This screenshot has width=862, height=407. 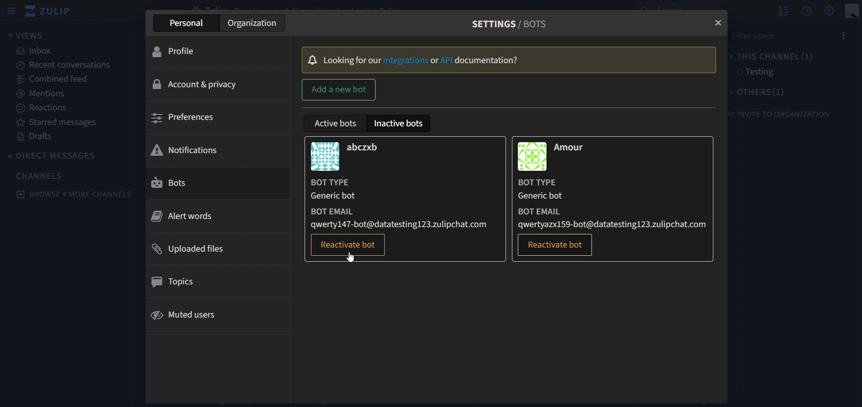 What do you see at coordinates (719, 24) in the screenshot?
I see `close` at bounding box center [719, 24].